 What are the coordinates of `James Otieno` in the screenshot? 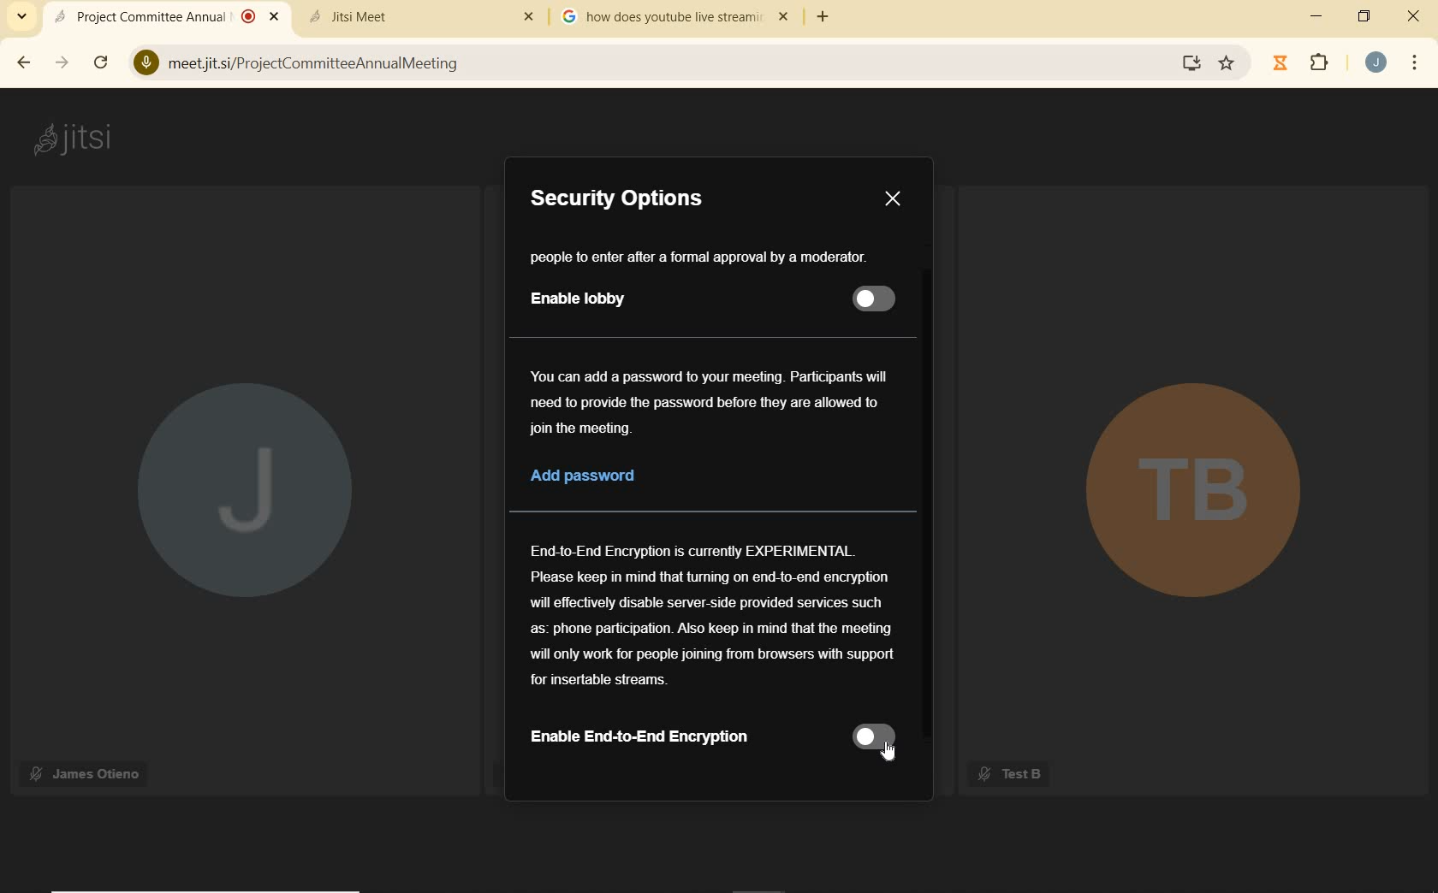 It's located at (87, 772).